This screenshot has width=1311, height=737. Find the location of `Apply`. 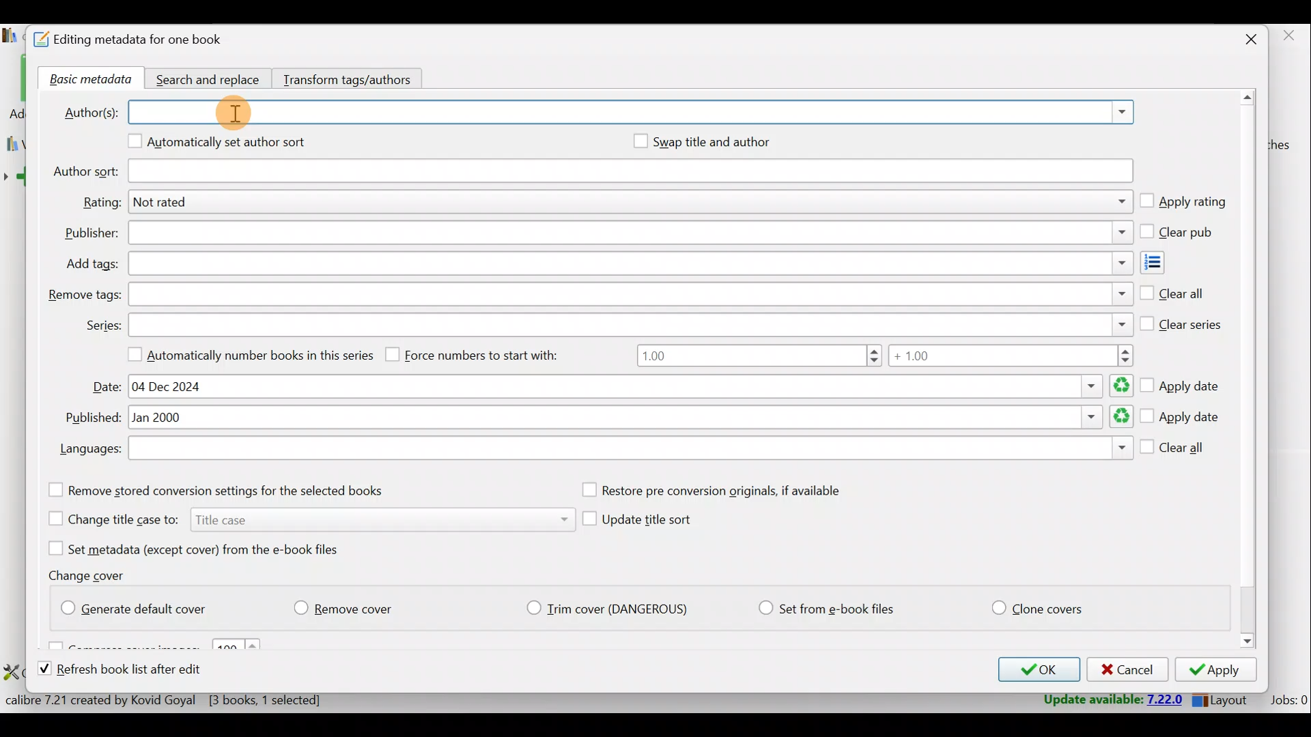

Apply is located at coordinates (1220, 671).